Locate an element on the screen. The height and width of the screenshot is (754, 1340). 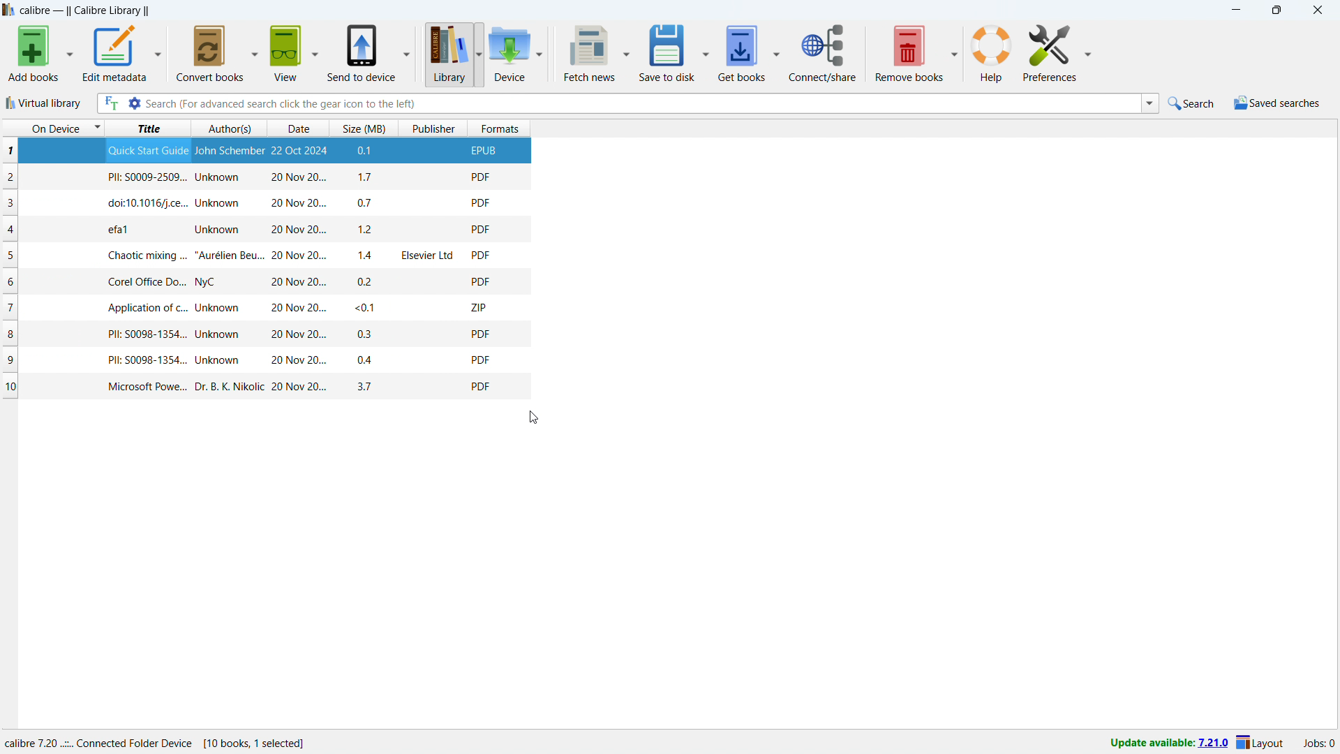
 is located at coordinates (542, 53).